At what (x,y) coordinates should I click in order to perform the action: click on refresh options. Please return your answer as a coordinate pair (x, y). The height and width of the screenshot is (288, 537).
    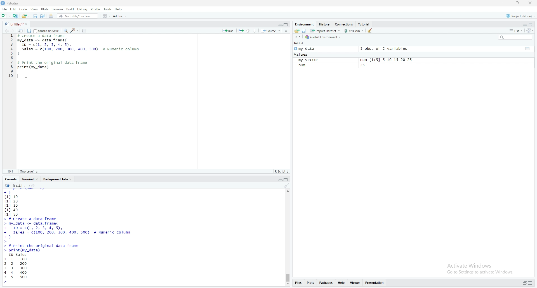
    Looking at the image, I should click on (531, 32).